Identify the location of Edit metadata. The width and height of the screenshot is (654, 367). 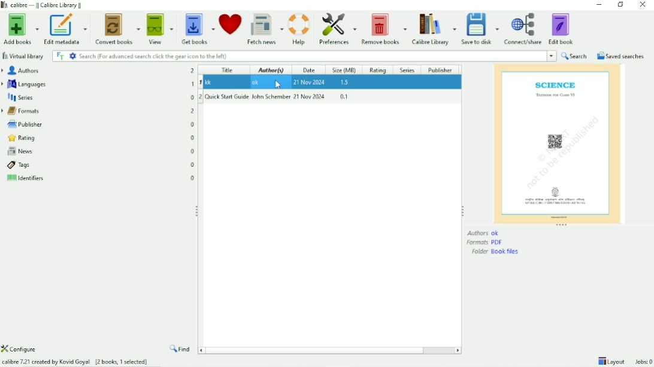
(66, 29).